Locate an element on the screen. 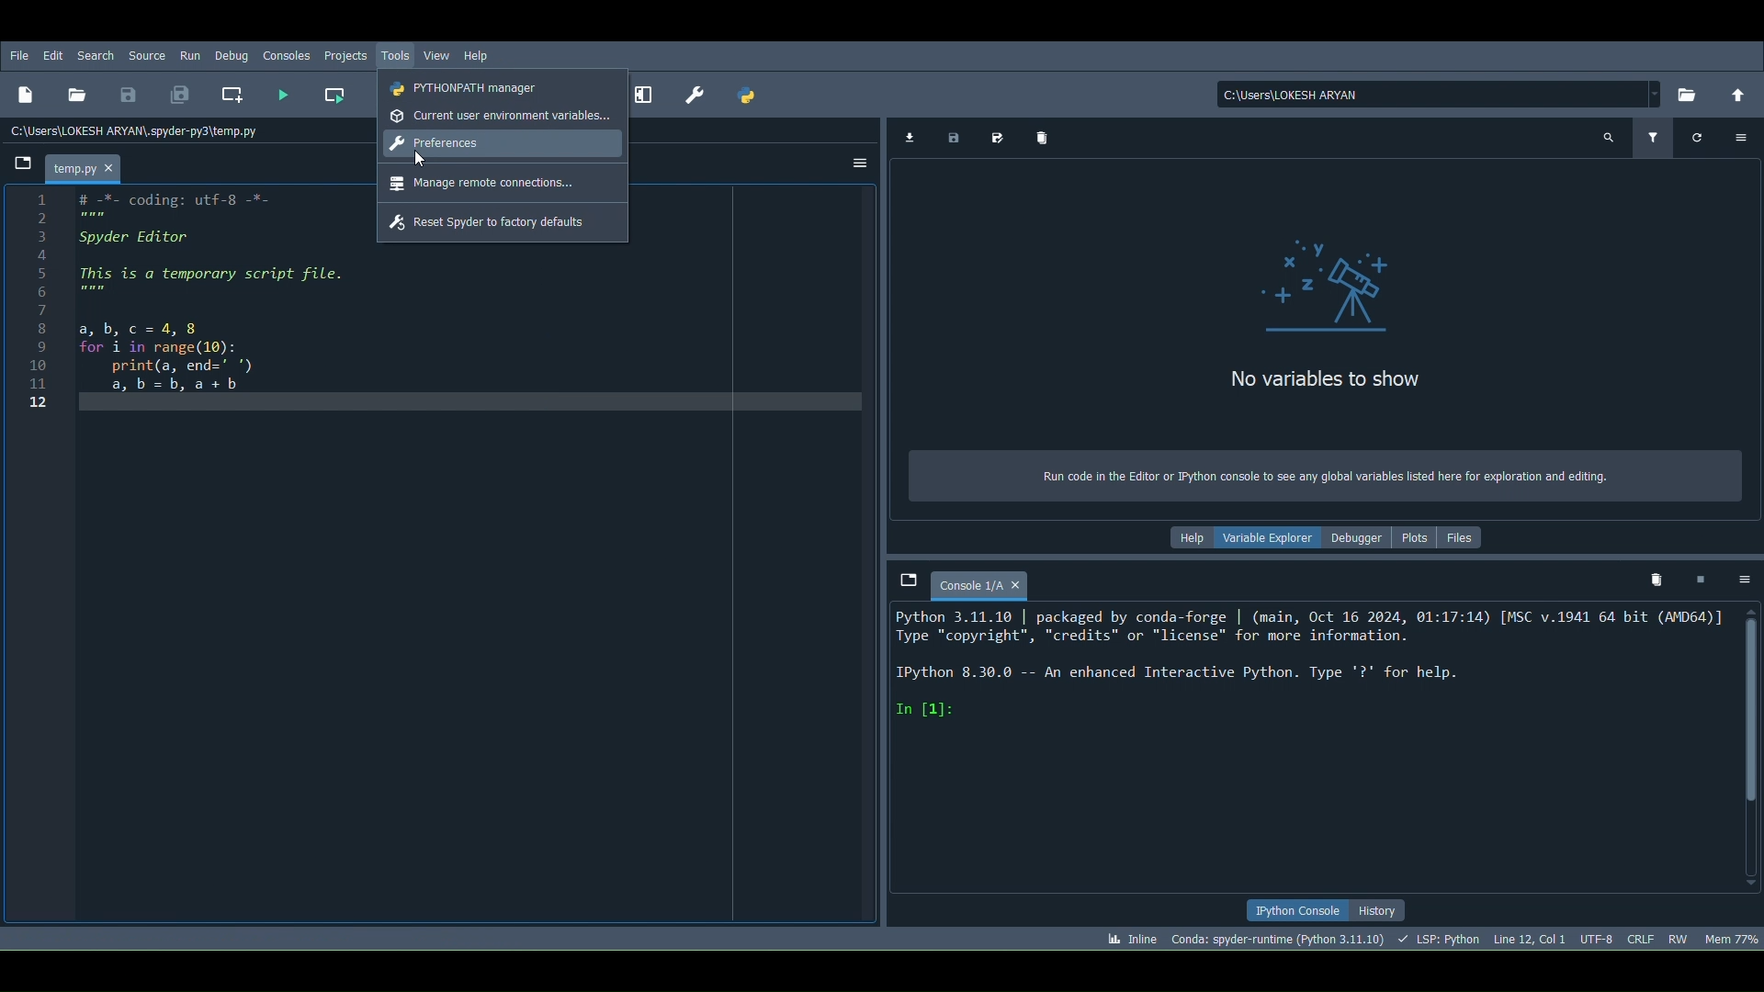 This screenshot has height=992, width=1764. Options is located at coordinates (1738, 135).